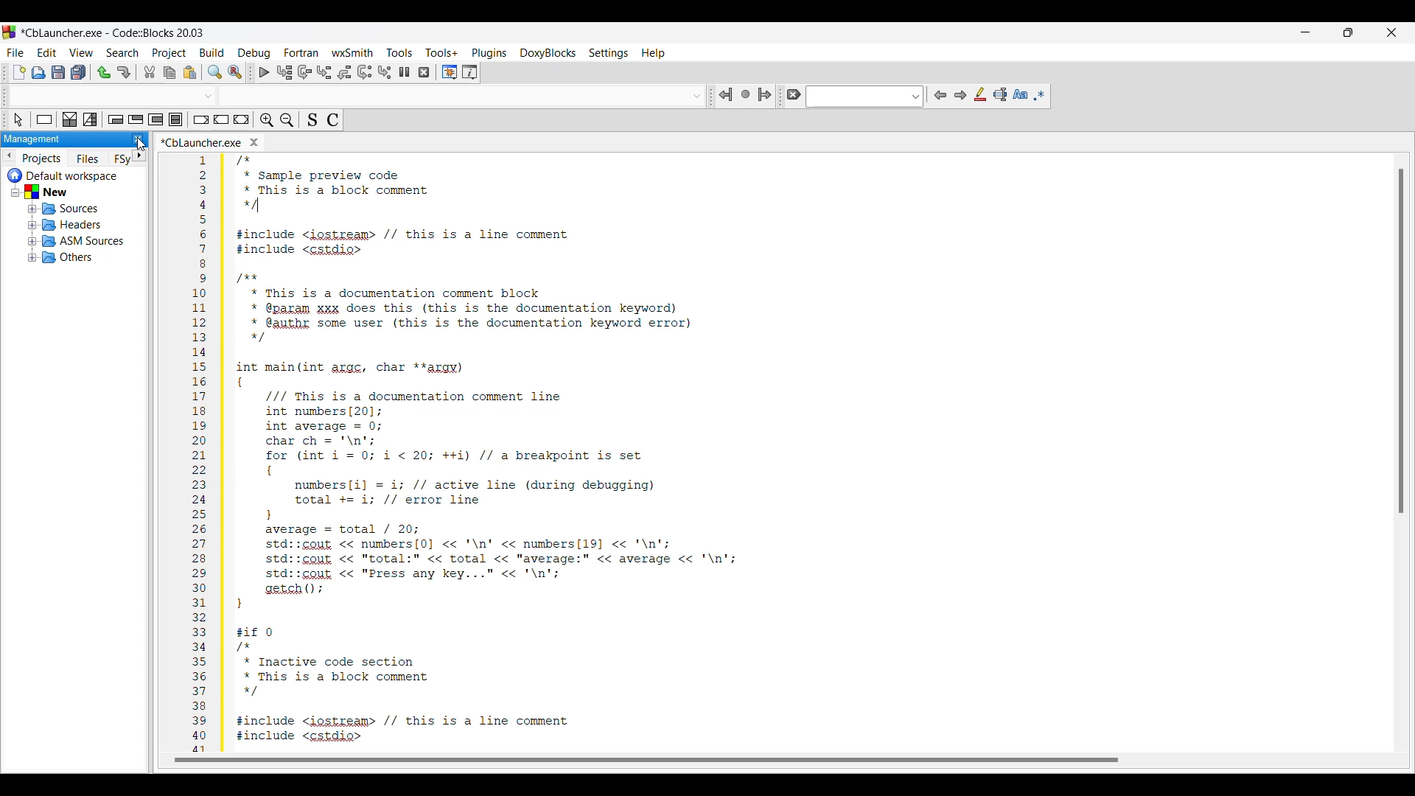  I want to click on Return instruction, so click(242, 119).